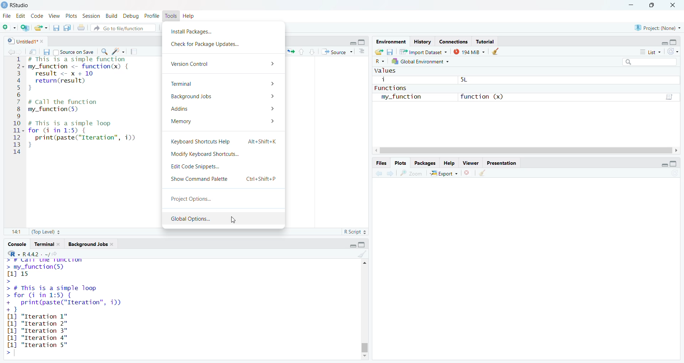 The width and height of the screenshot is (684, 363). What do you see at coordinates (445, 173) in the screenshot?
I see `export` at bounding box center [445, 173].